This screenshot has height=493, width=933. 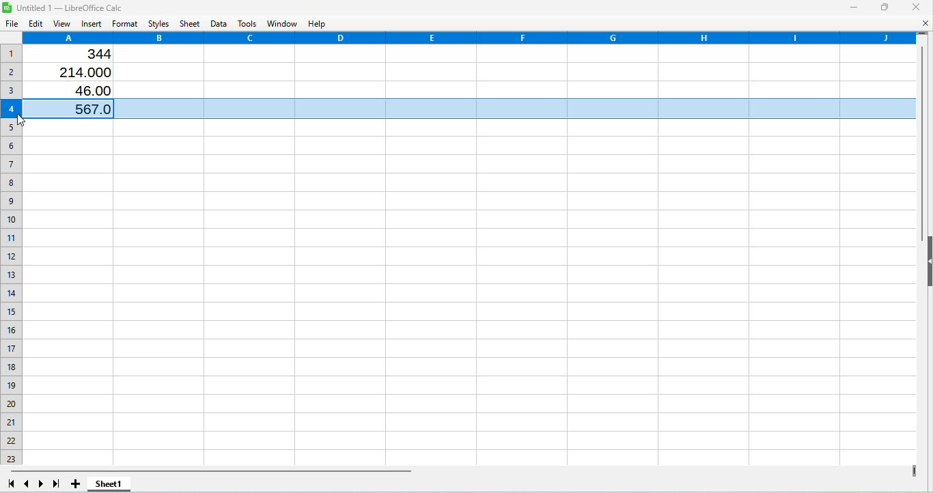 What do you see at coordinates (12, 251) in the screenshot?
I see `Rows` at bounding box center [12, 251].